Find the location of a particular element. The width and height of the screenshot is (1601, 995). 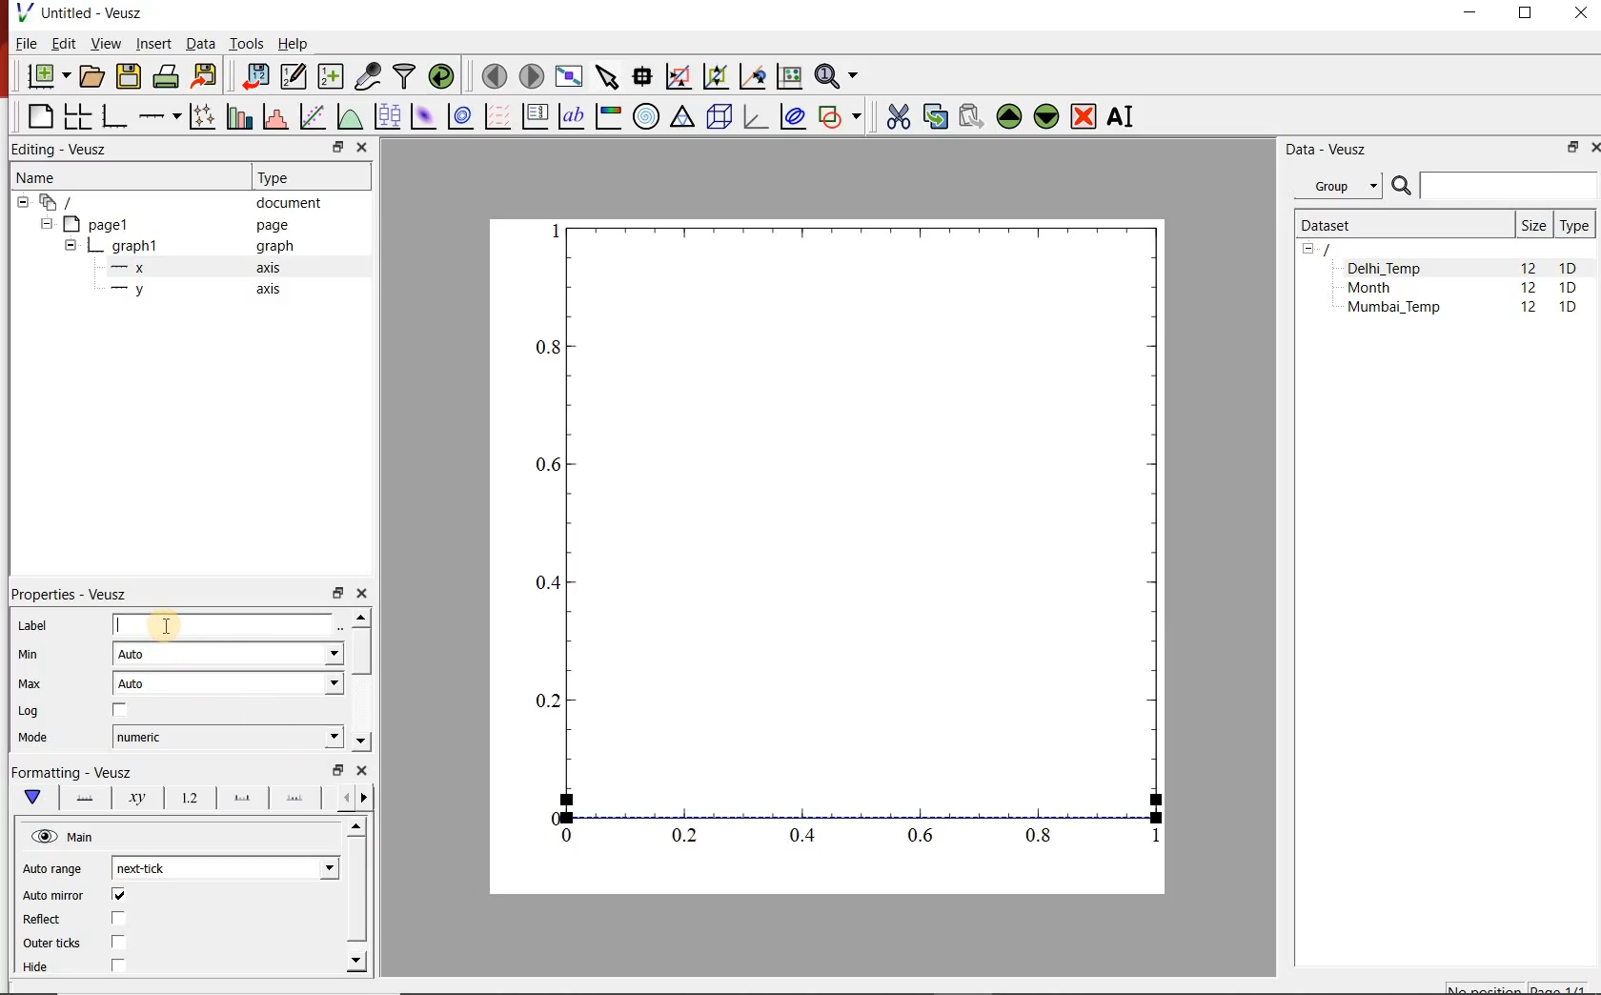

Auto range is located at coordinates (56, 868).